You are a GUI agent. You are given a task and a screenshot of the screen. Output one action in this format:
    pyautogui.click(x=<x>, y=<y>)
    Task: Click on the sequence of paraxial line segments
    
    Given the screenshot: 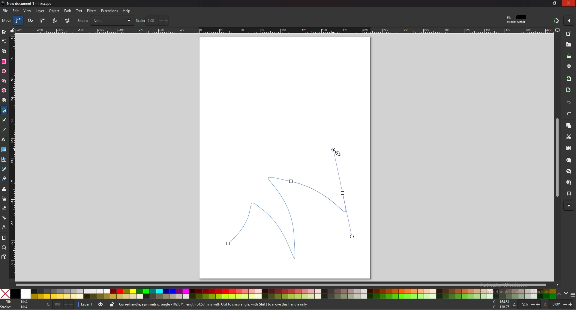 What is the action you would take?
    pyautogui.click(x=68, y=21)
    